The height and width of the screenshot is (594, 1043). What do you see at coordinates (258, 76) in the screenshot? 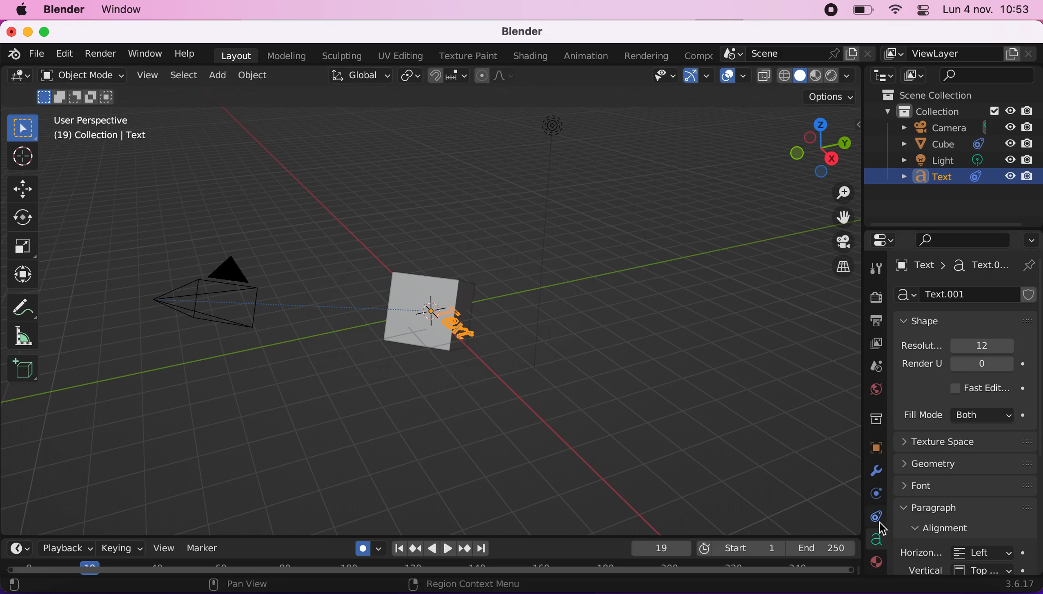
I see `object` at bounding box center [258, 76].